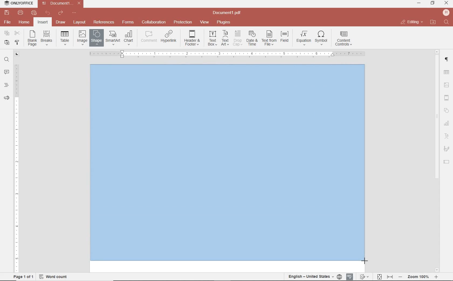 This screenshot has width=453, height=281. Describe the element at coordinates (55, 277) in the screenshot. I see `word count` at that location.